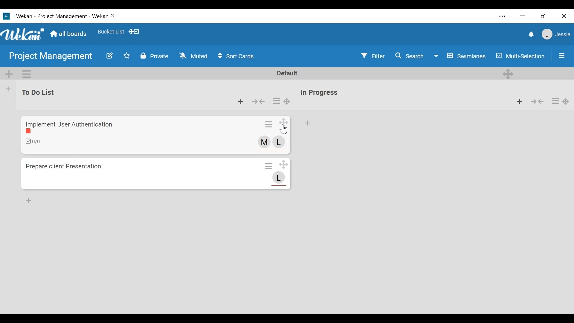 This screenshot has height=323, width=574. I want to click on minimize, so click(523, 16).